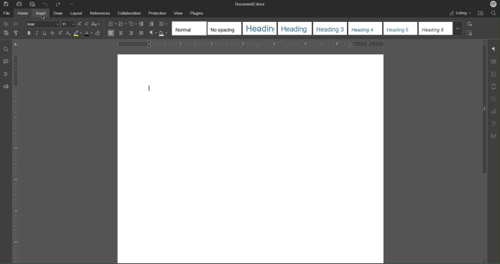  I want to click on Headings, so click(5, 74).